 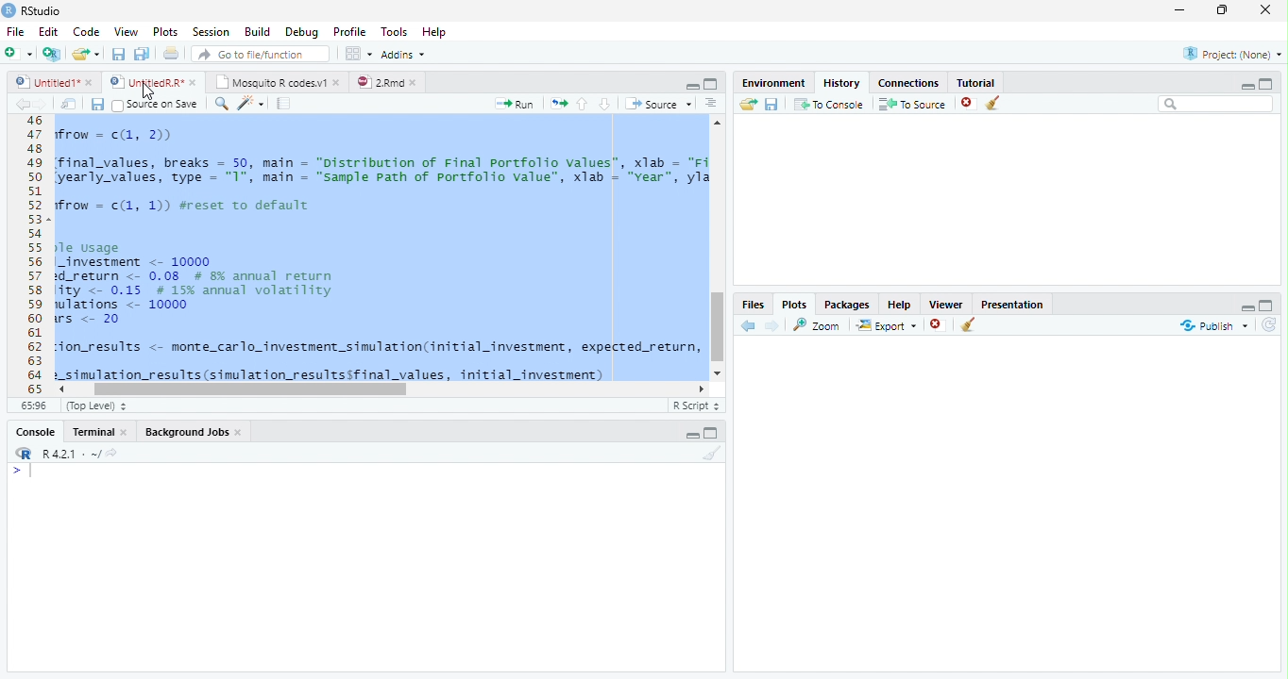 I want to click on Go to previous plot, so click(x=749, y=325).